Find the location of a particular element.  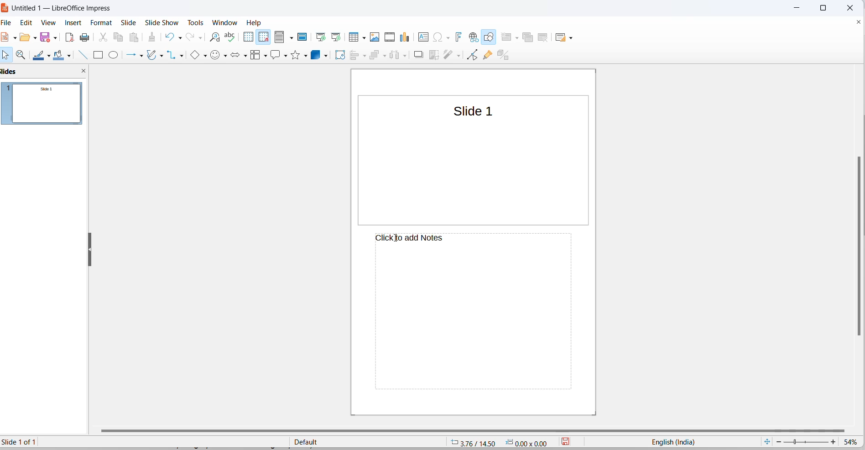

text language is located at coordinates (673, 442).